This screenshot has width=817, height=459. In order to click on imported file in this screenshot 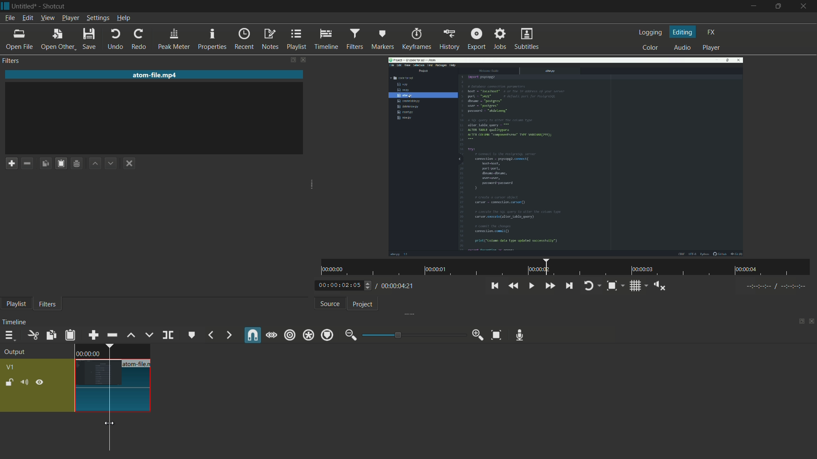, I will do `click(566, 156)`.